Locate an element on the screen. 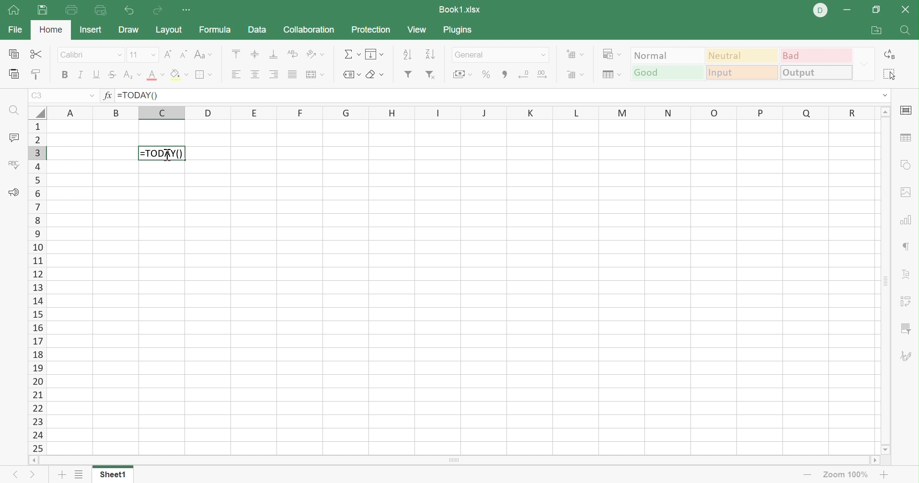 This screenshot has height=483, width=919. Image settings is located at coordinates (909, 193).